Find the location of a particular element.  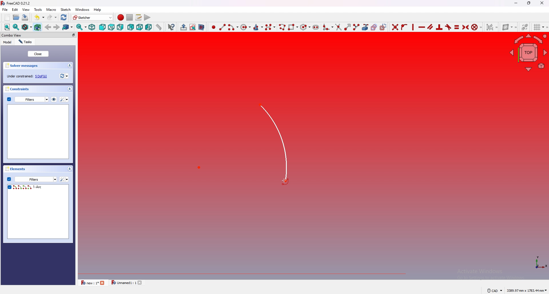

hide all listed constraints is located at coordinates (54, 99).